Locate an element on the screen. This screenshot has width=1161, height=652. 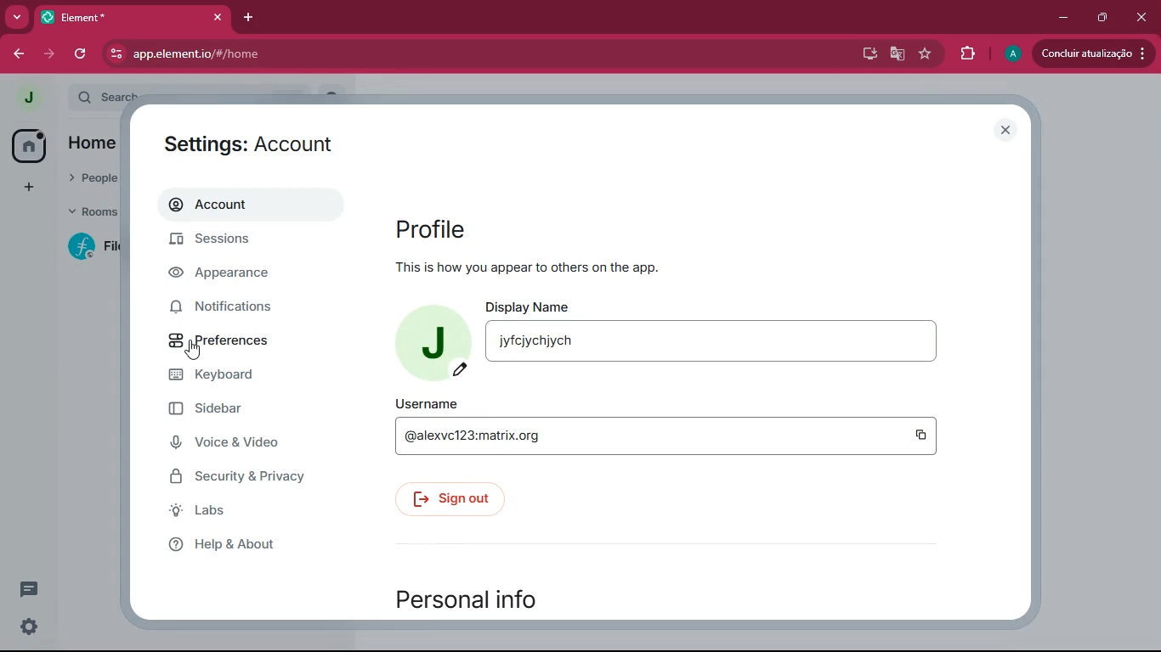
security & Privacy is located at coordinates (263, 478).